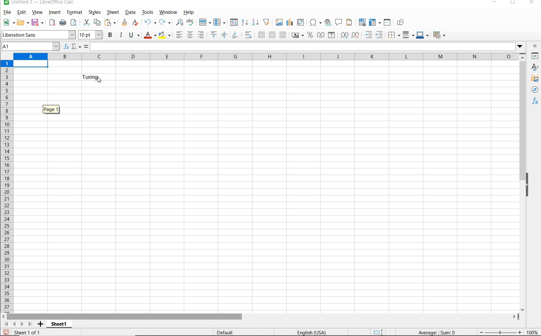 The height and width of the screenshot is (336, 541). What do you see at coordinates (169, 13) in the screenshot?
I see `WINDOW` at bounding box center [169, 13].